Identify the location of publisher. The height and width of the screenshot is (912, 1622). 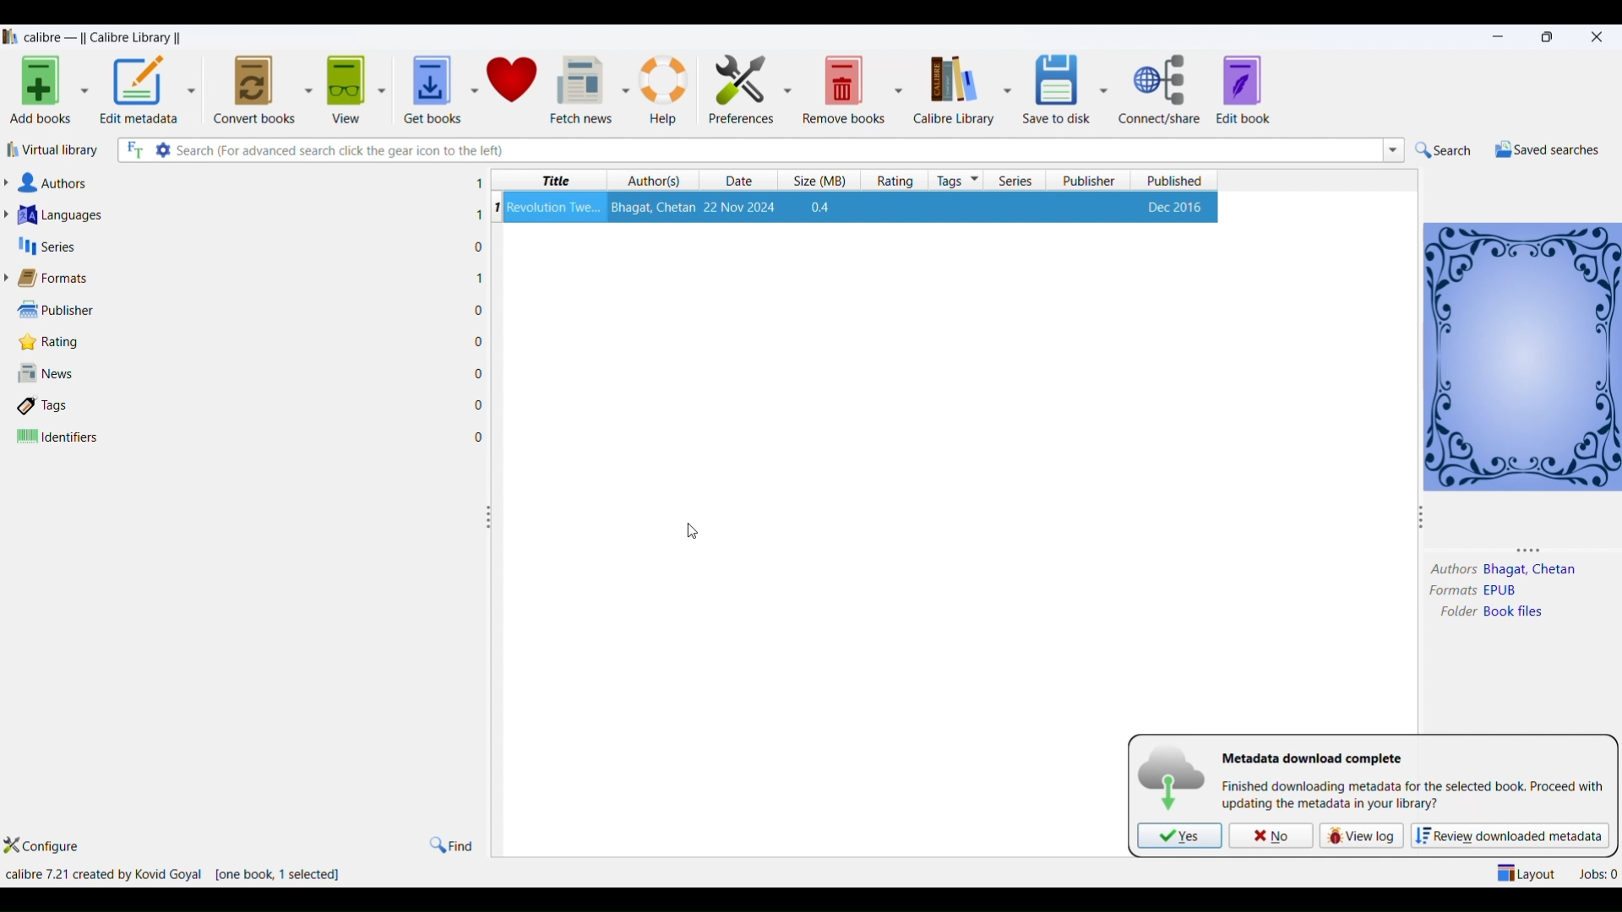
(1091, 181).